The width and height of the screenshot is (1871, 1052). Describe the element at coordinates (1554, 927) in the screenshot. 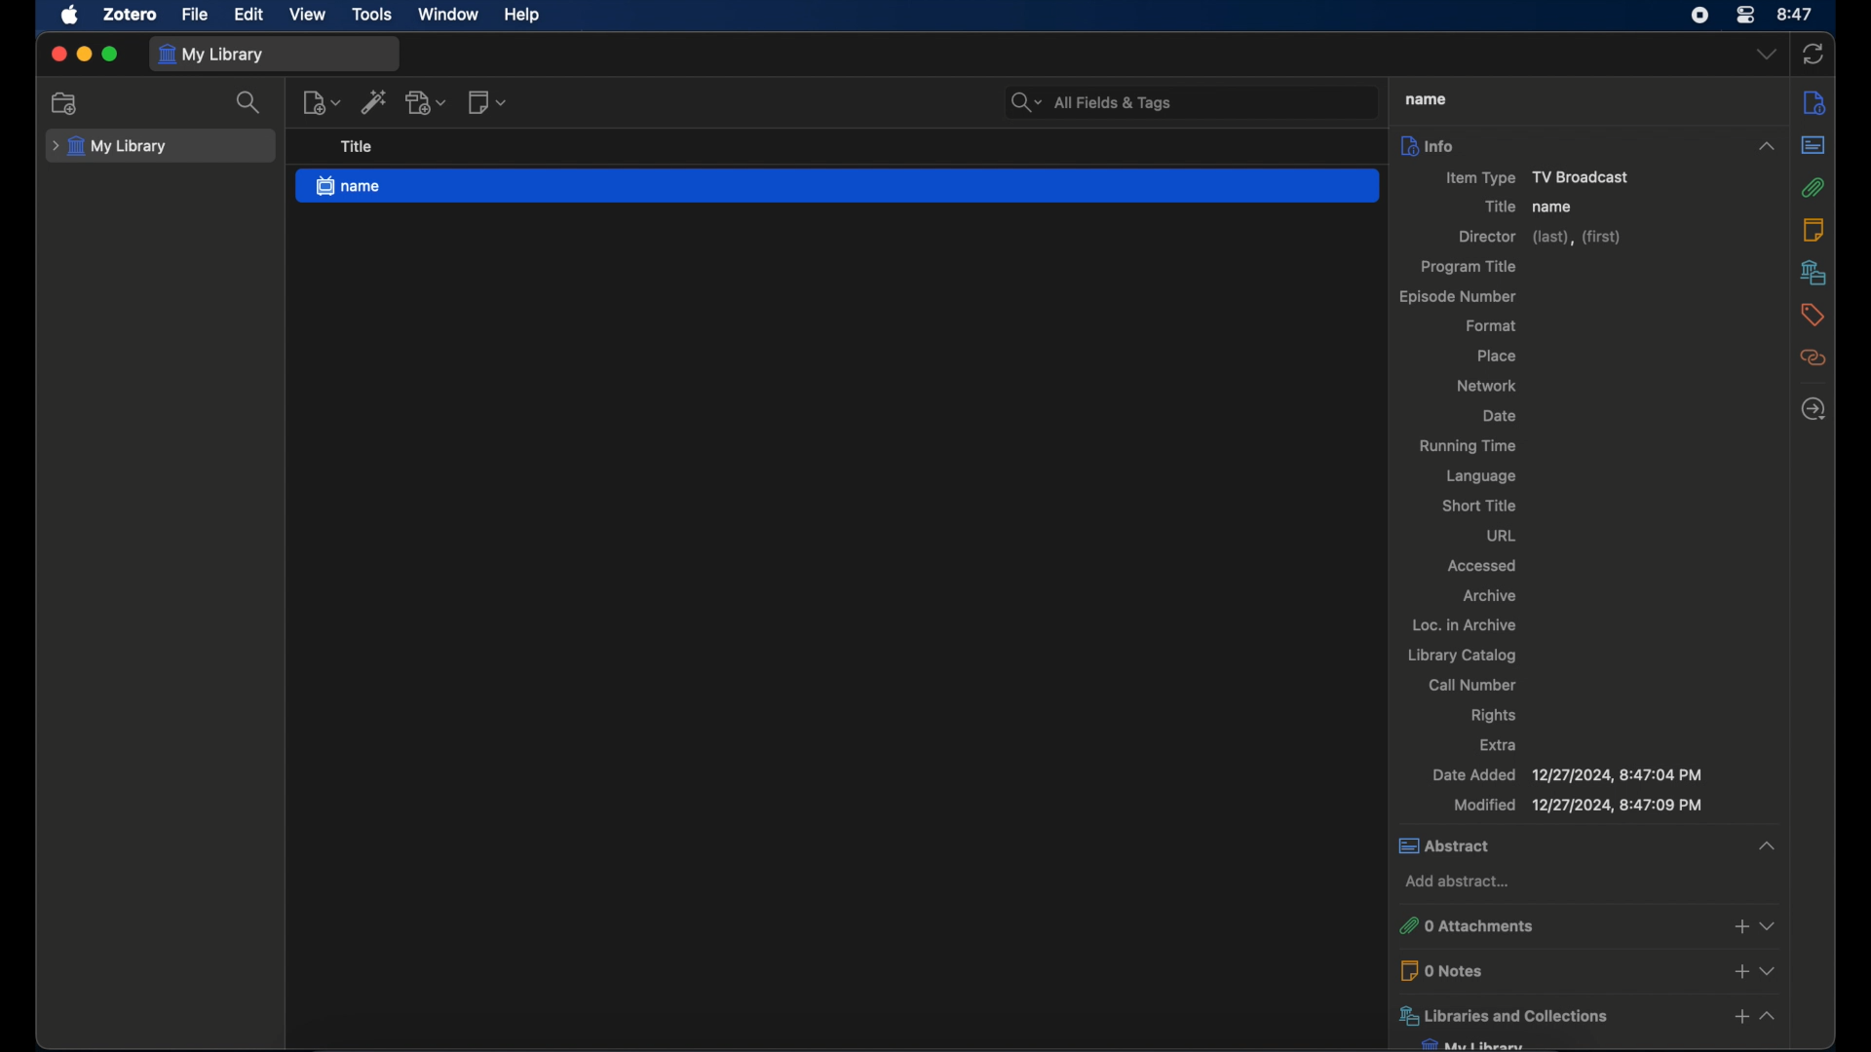

I see `0 attachments` at that location.